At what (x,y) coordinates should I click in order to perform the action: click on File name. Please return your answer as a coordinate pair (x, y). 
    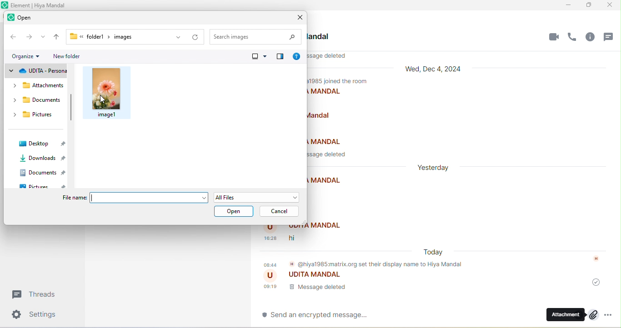
    Looking at the image, I should click on (74, 198).